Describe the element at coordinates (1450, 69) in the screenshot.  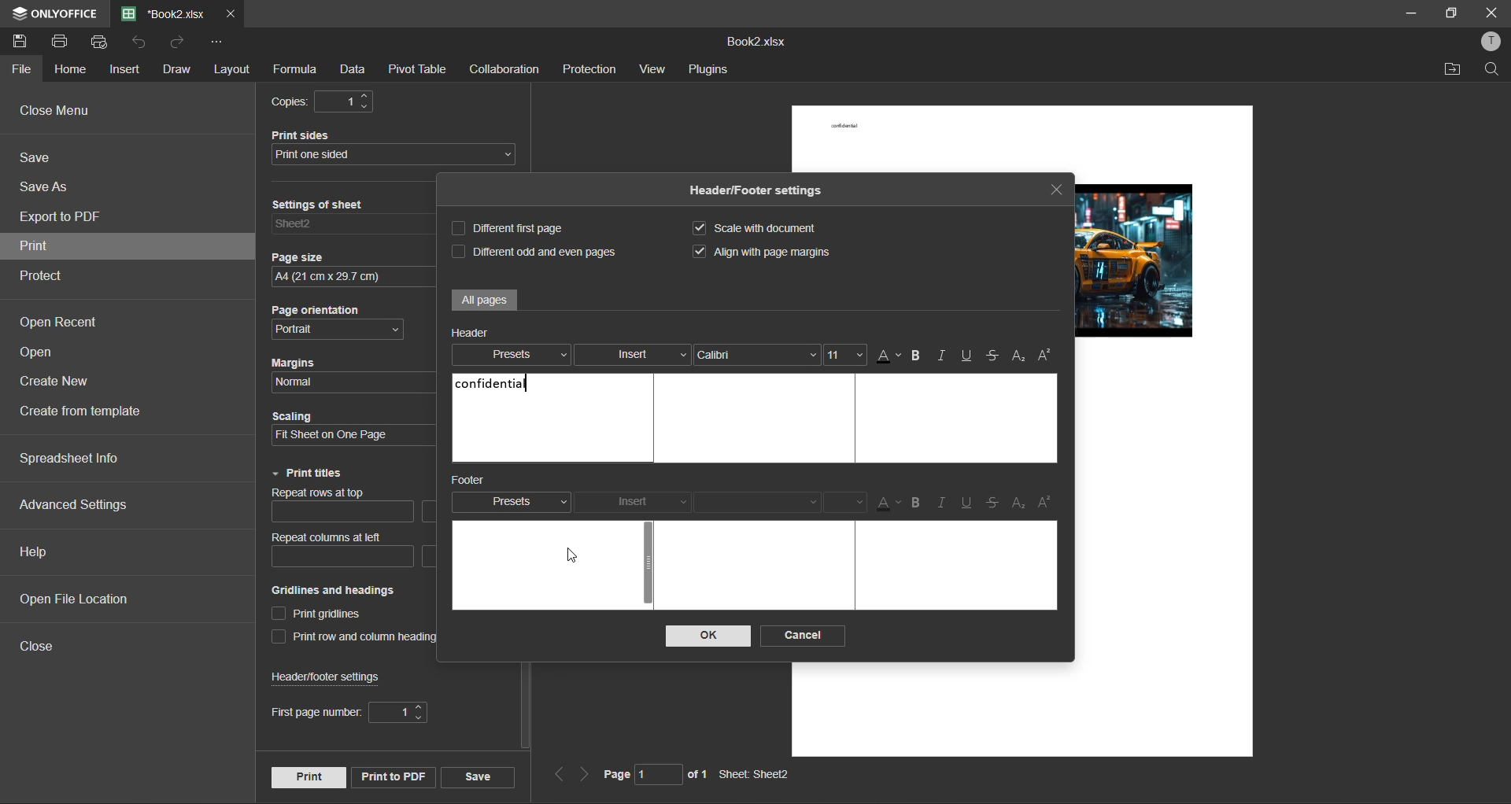
I see `open location` at that location.